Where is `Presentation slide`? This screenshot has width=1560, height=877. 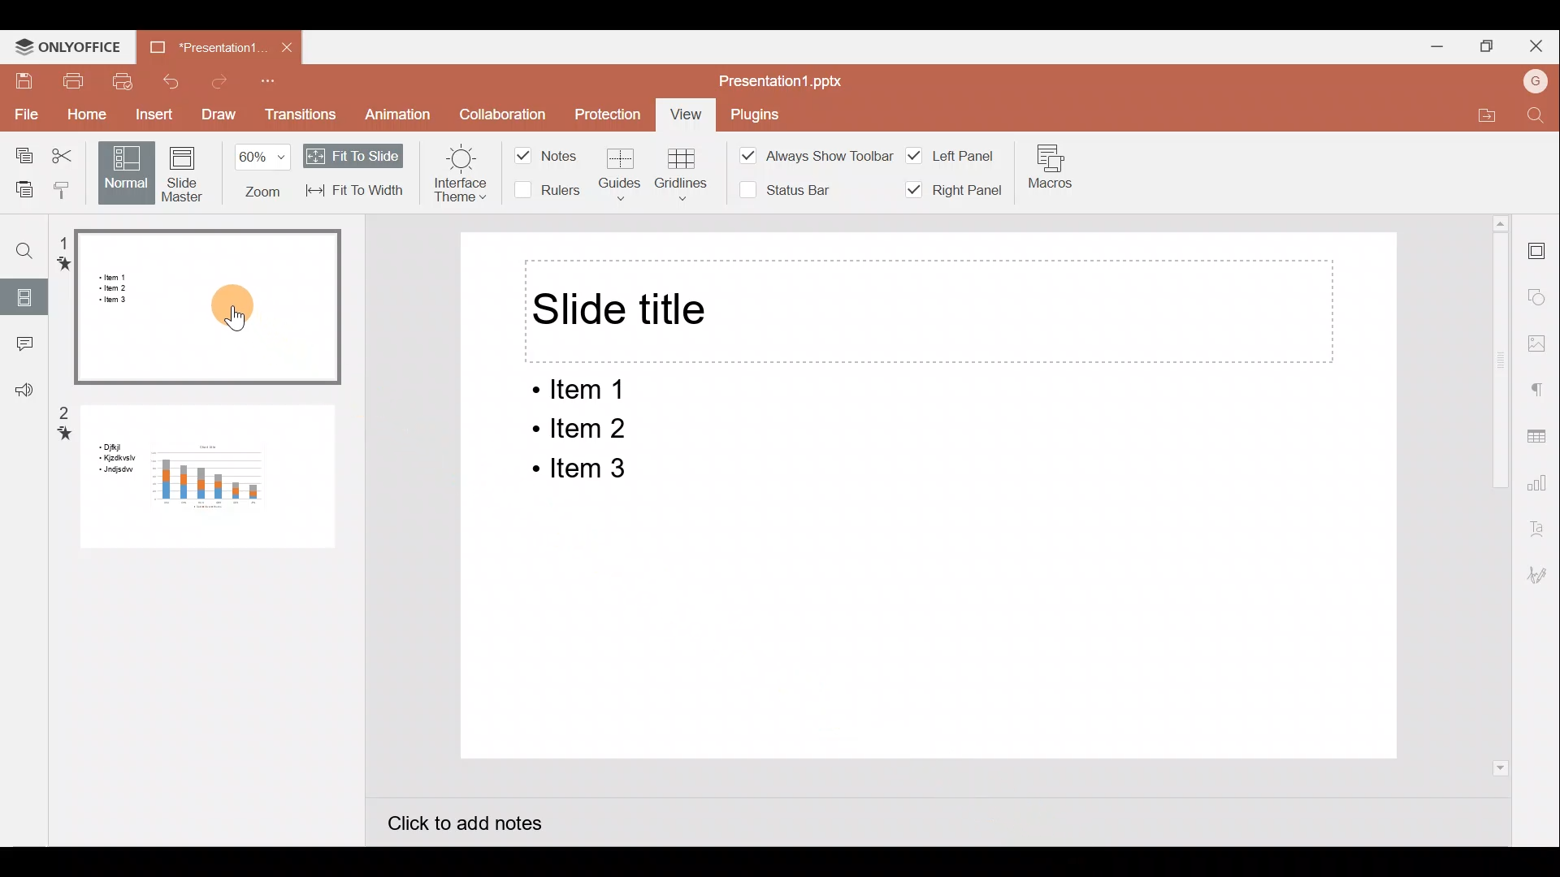
Presentation slide is located at coordinates (928, 626).